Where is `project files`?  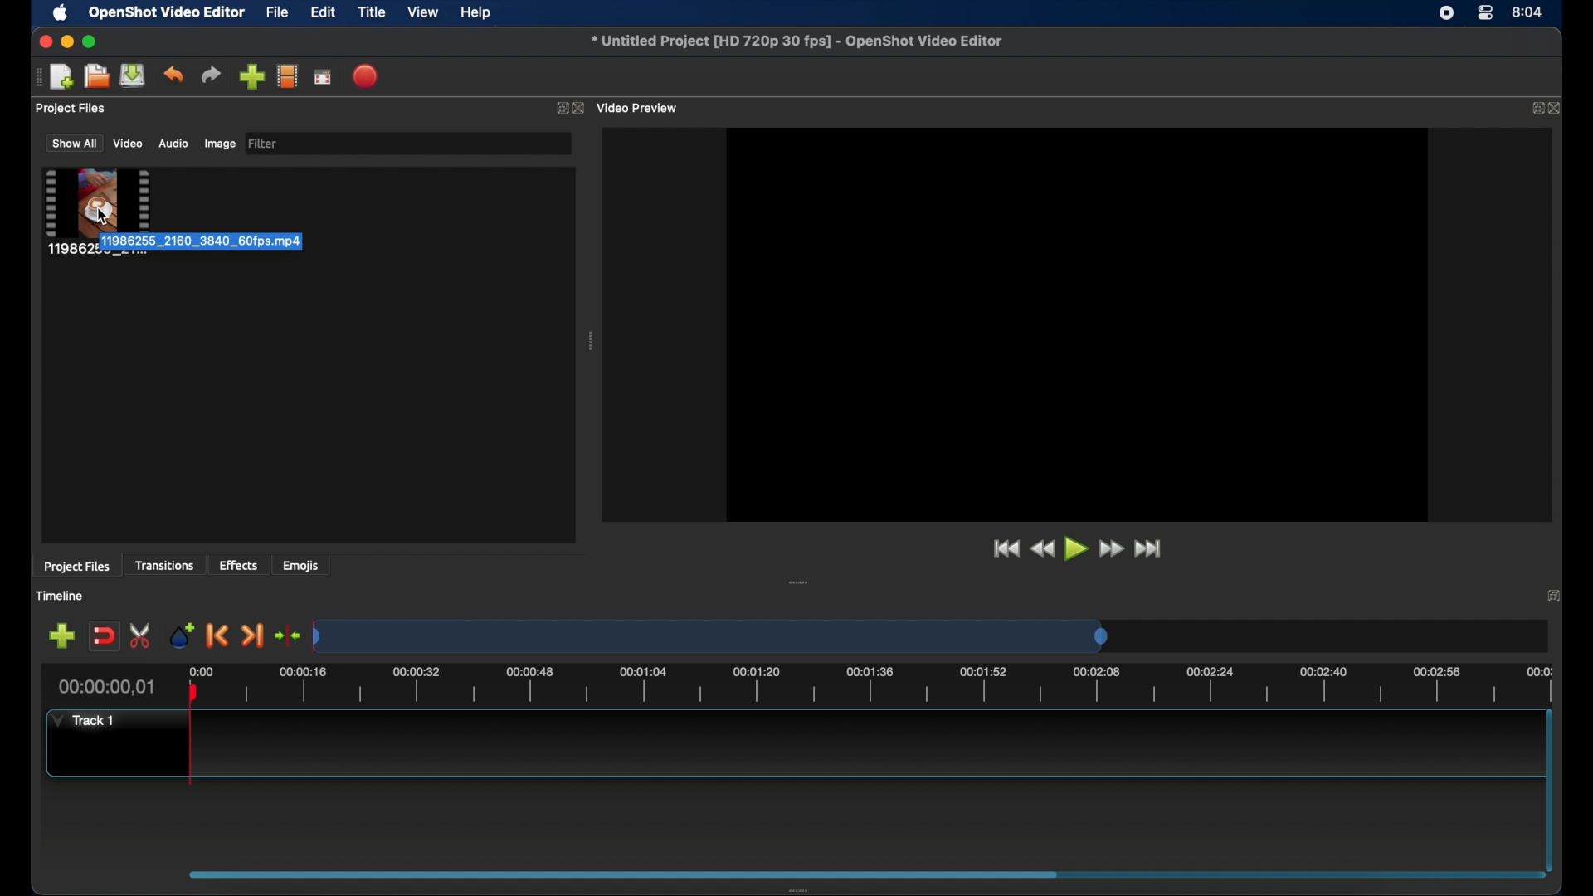
project files is located at coordinates (72, 109).